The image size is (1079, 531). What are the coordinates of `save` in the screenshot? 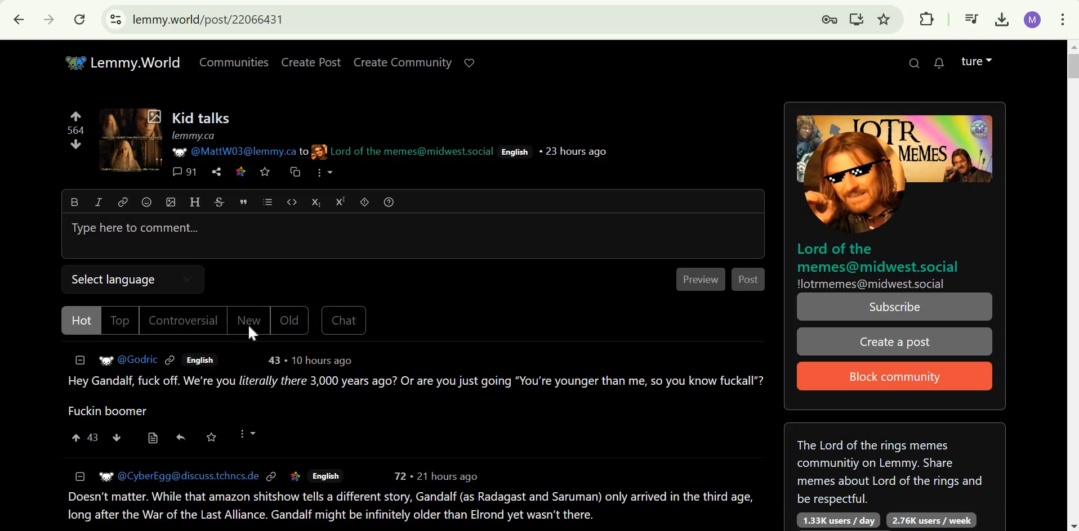 It's located at (211, 436).